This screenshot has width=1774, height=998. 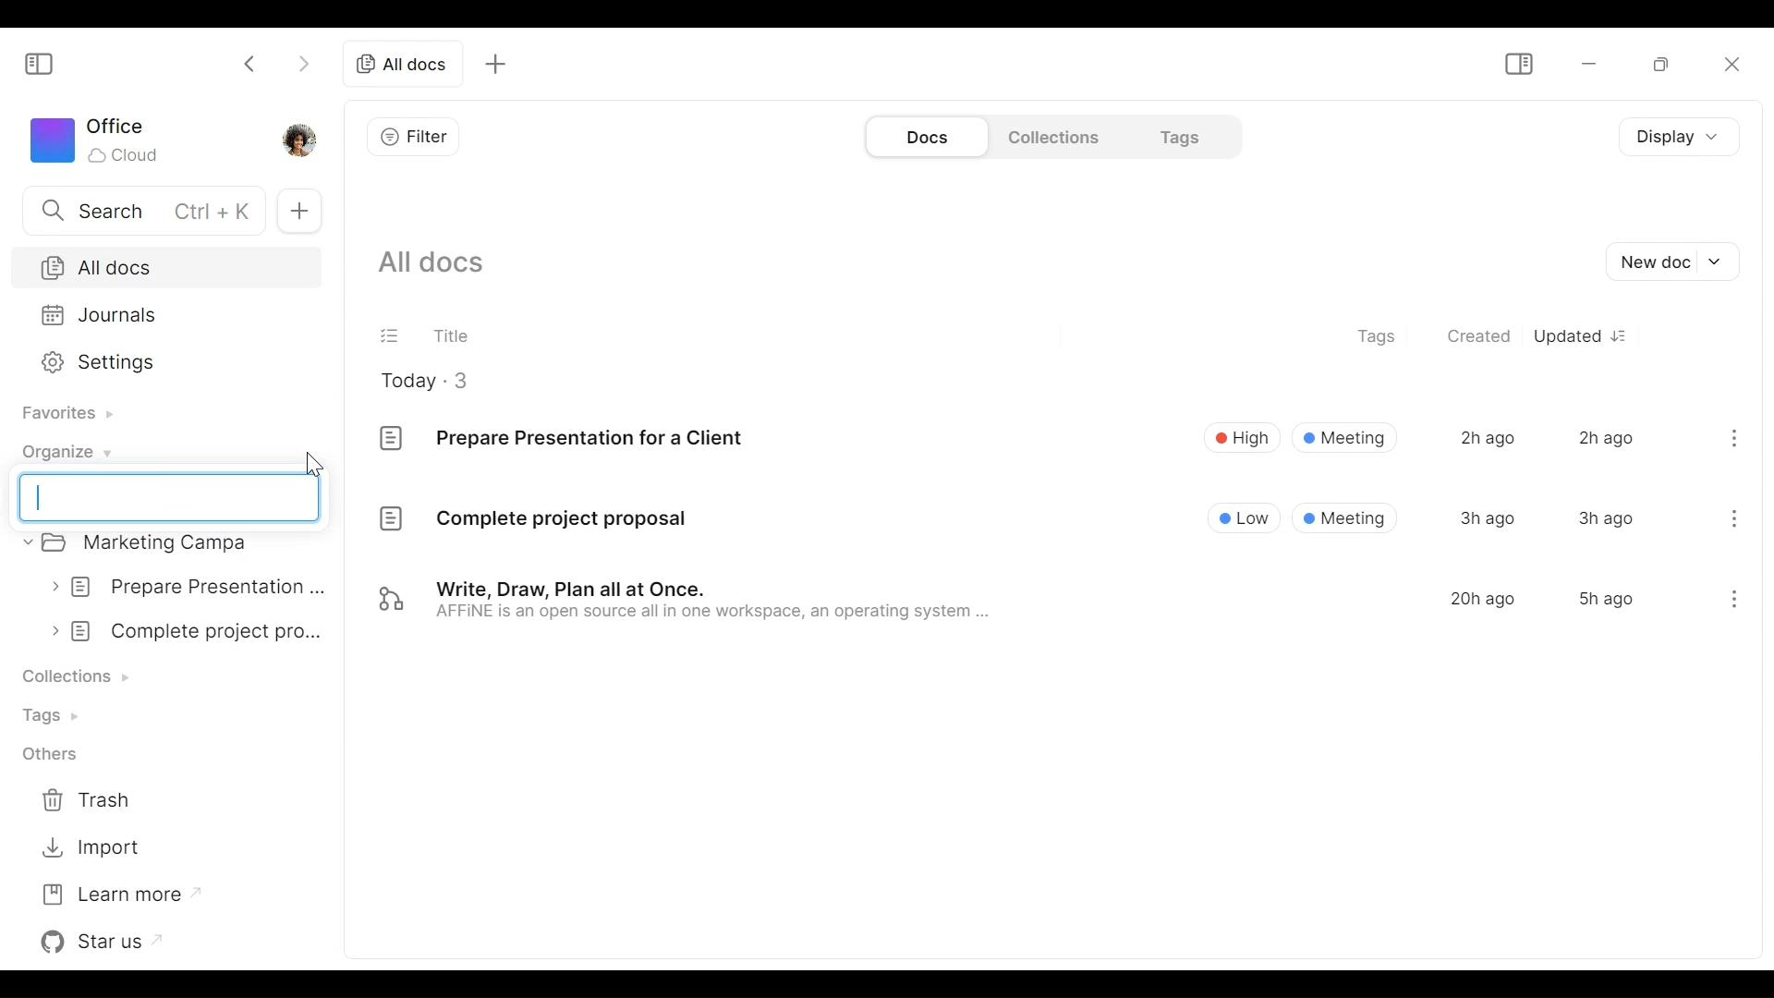 What do you see at coordinates (1177, 136) in the screenshot?
I see `Tags` at bounding box center [1177, 136].